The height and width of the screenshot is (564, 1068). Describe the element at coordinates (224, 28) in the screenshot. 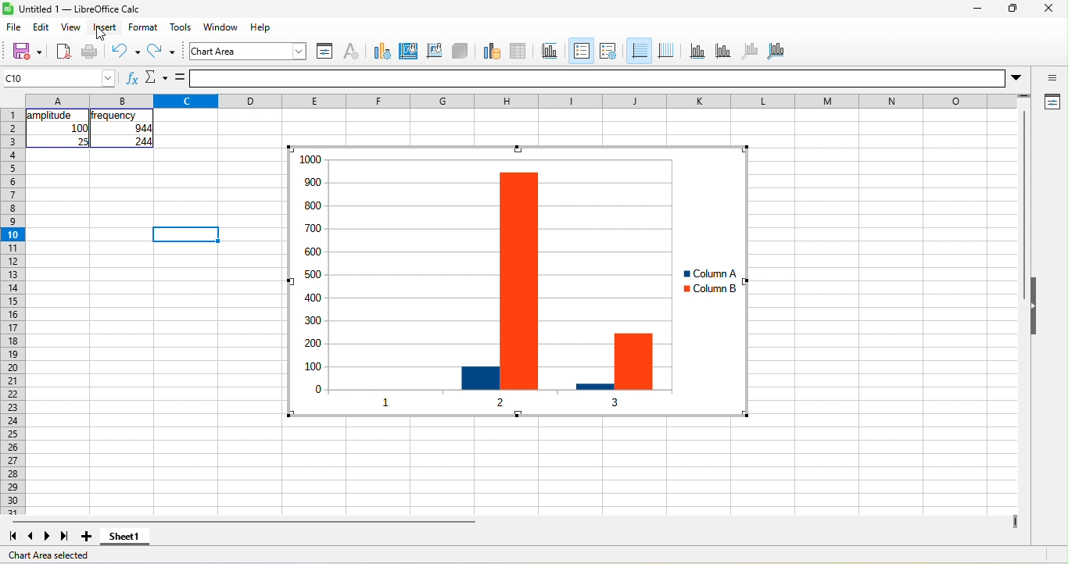

I see `window` at that location.